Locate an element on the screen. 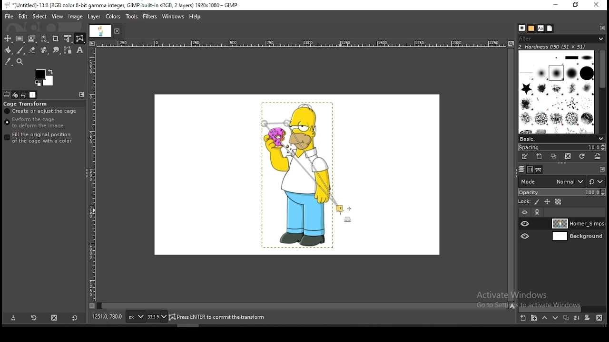 This screenshot has height=342, width=609. 735.0, 195.0 is located at coordinates (107, 316).